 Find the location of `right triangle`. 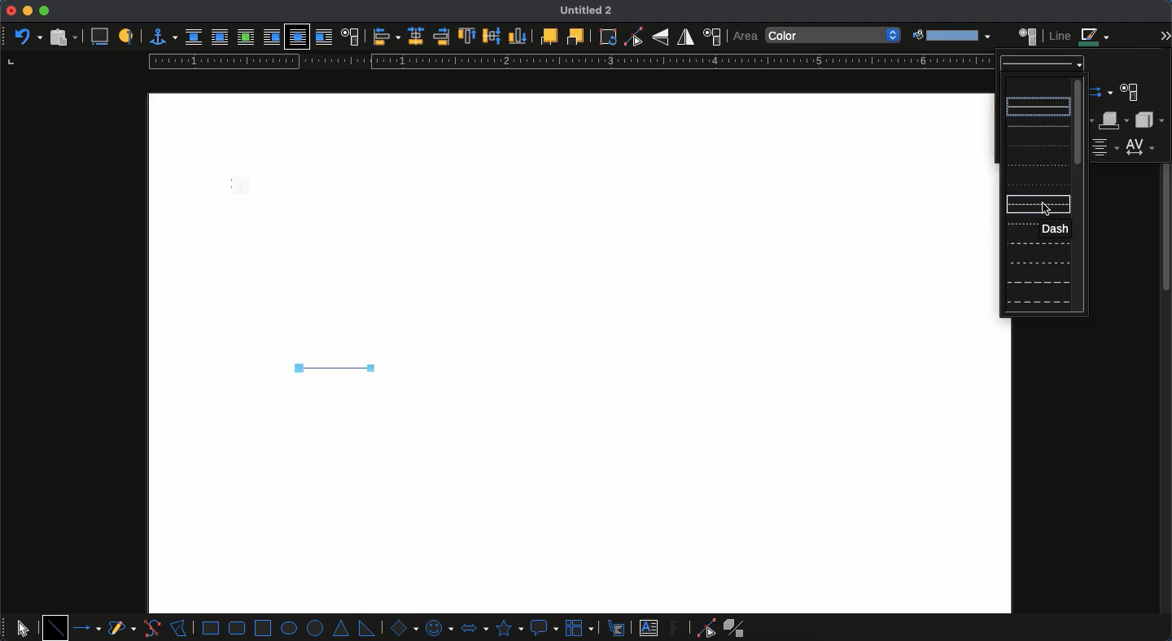

right triangle is located at coordinates (366, 627).